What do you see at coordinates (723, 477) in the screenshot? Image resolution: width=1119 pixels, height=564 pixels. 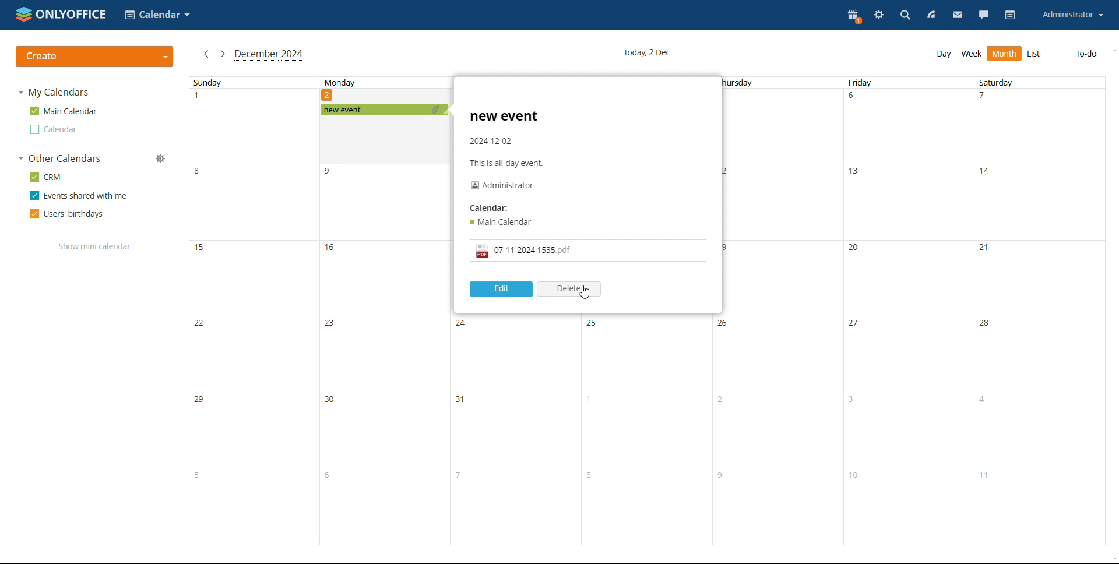 I see `9` at bounding box center [723, 477].